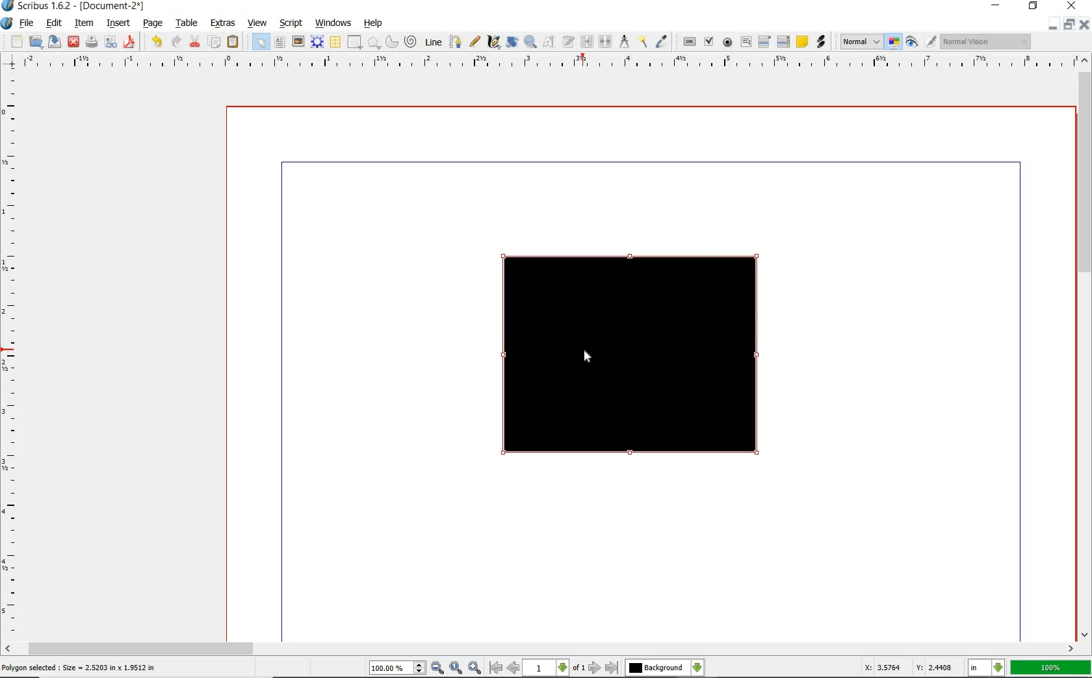 This screenshot has height=678, width=1092. Describe the element at coordinates (111, 42) in the screenshot. I see `preflight verifier` at that location.